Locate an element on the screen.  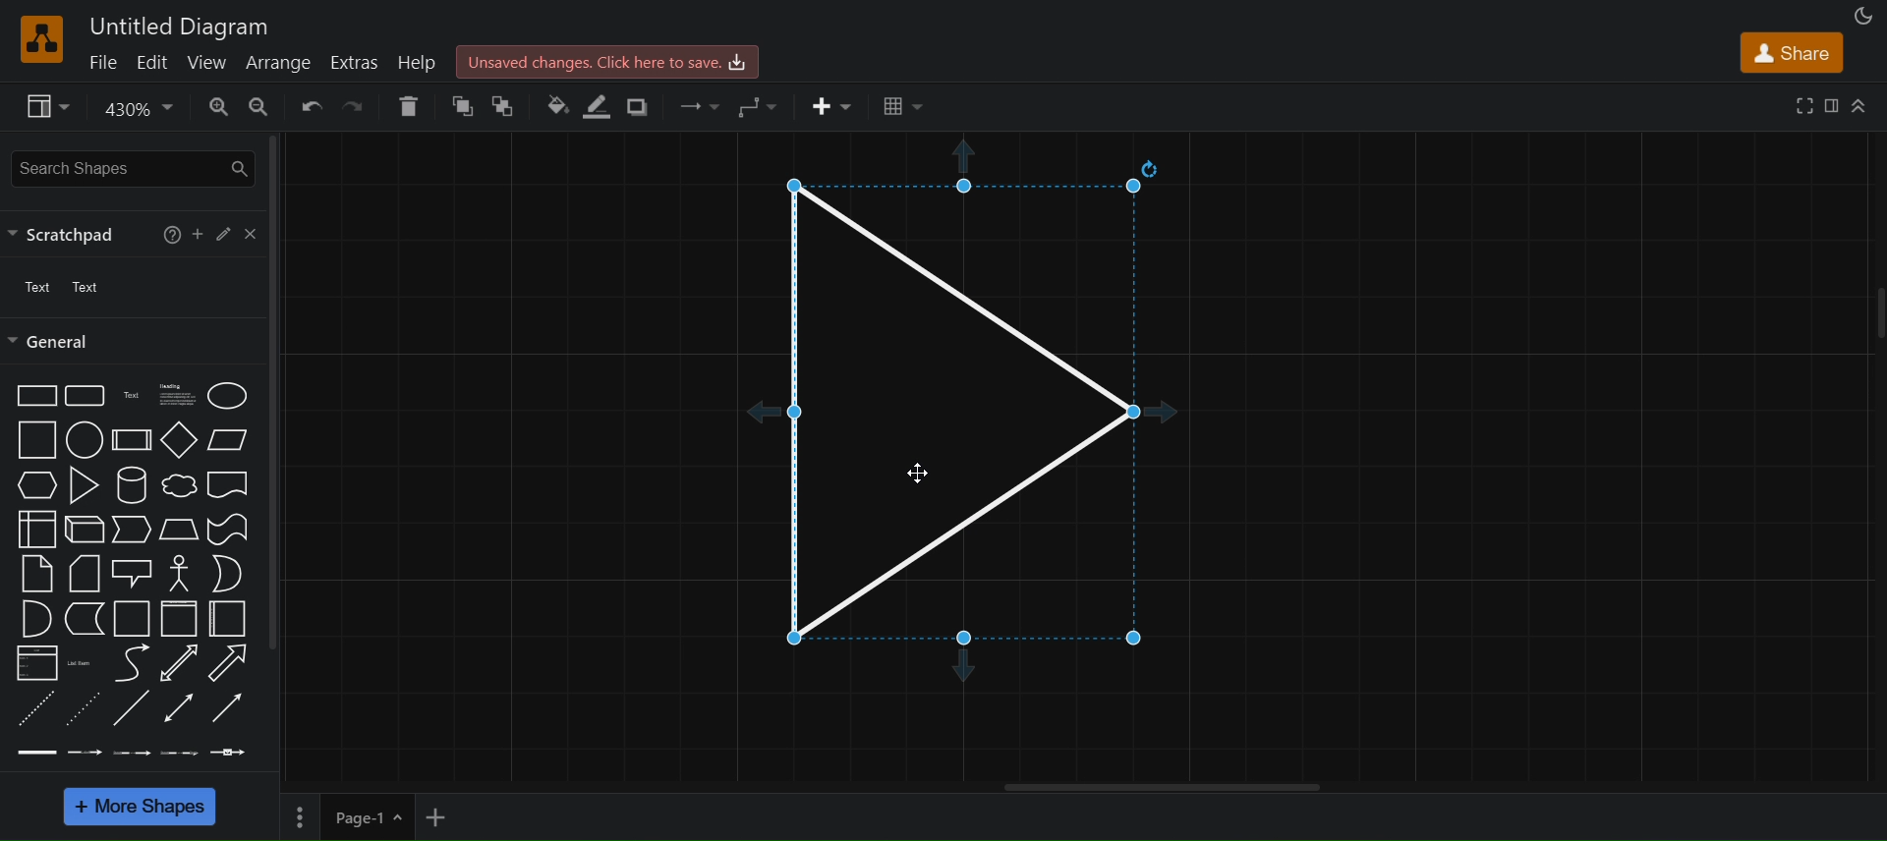
share is located at coordinates (1793, 51).